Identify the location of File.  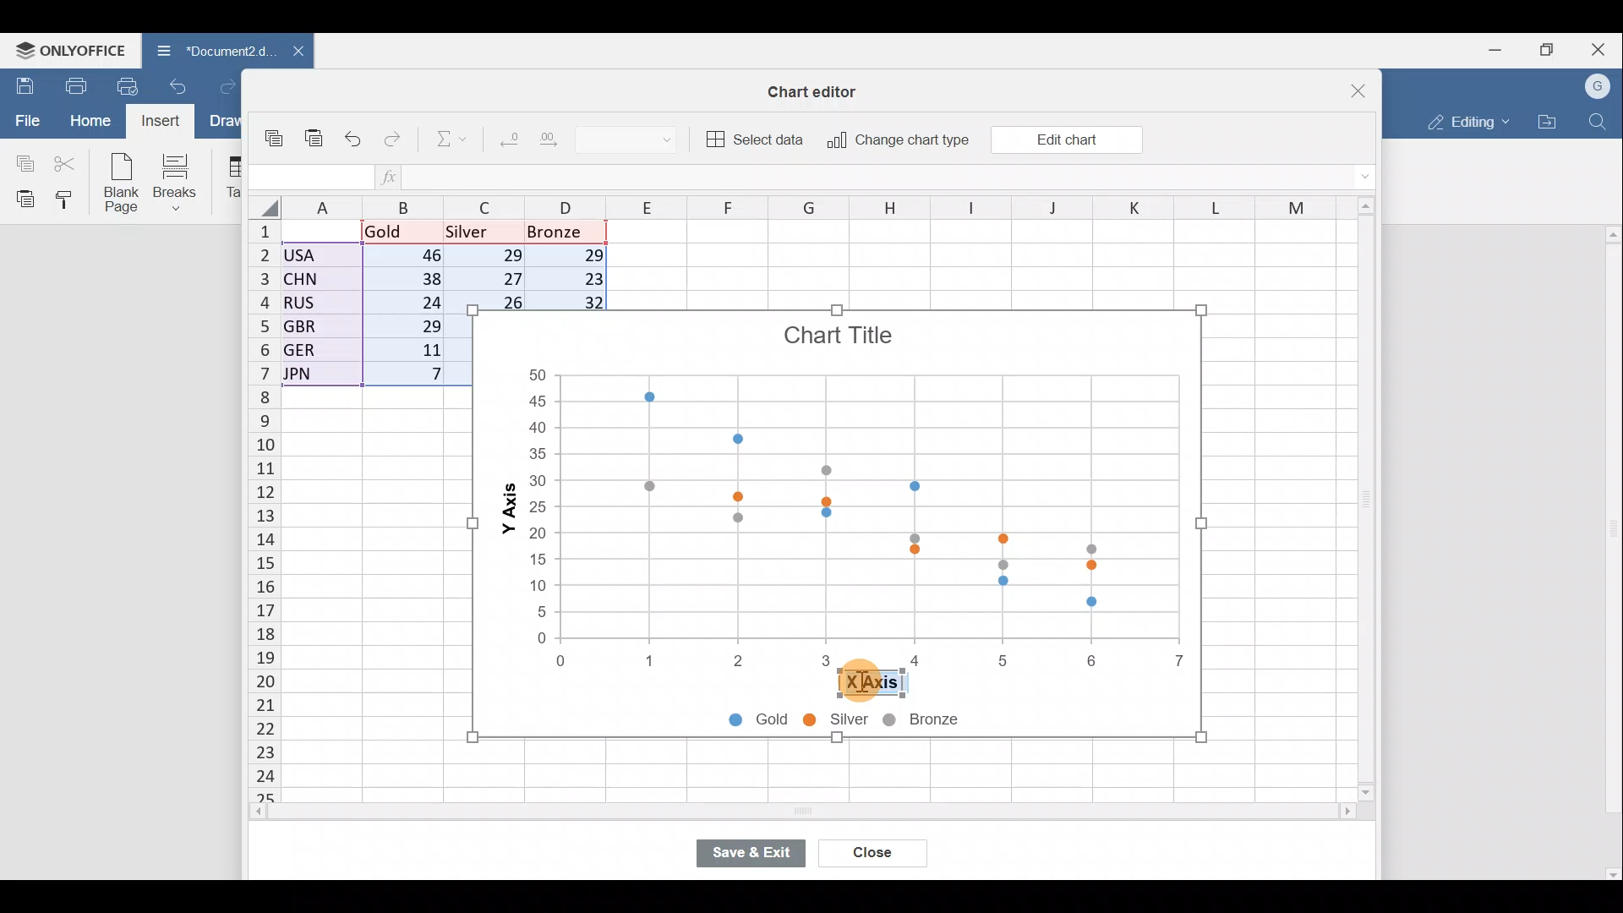
(25, 121).